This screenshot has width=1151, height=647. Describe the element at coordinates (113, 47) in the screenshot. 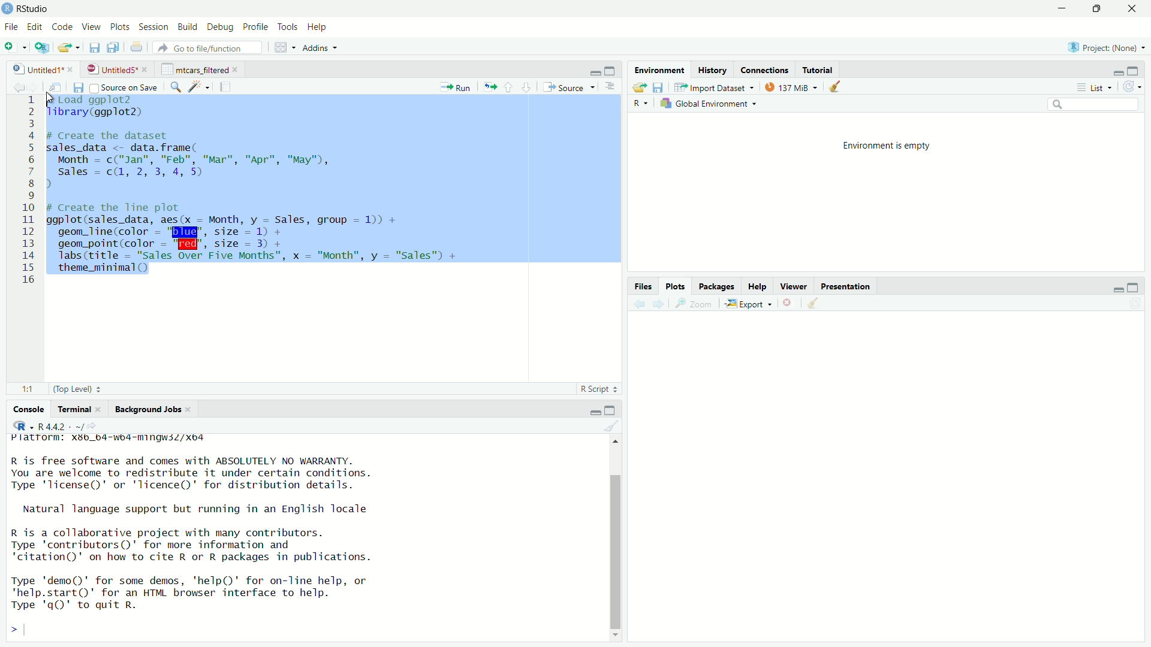

I see `save all` at that location.